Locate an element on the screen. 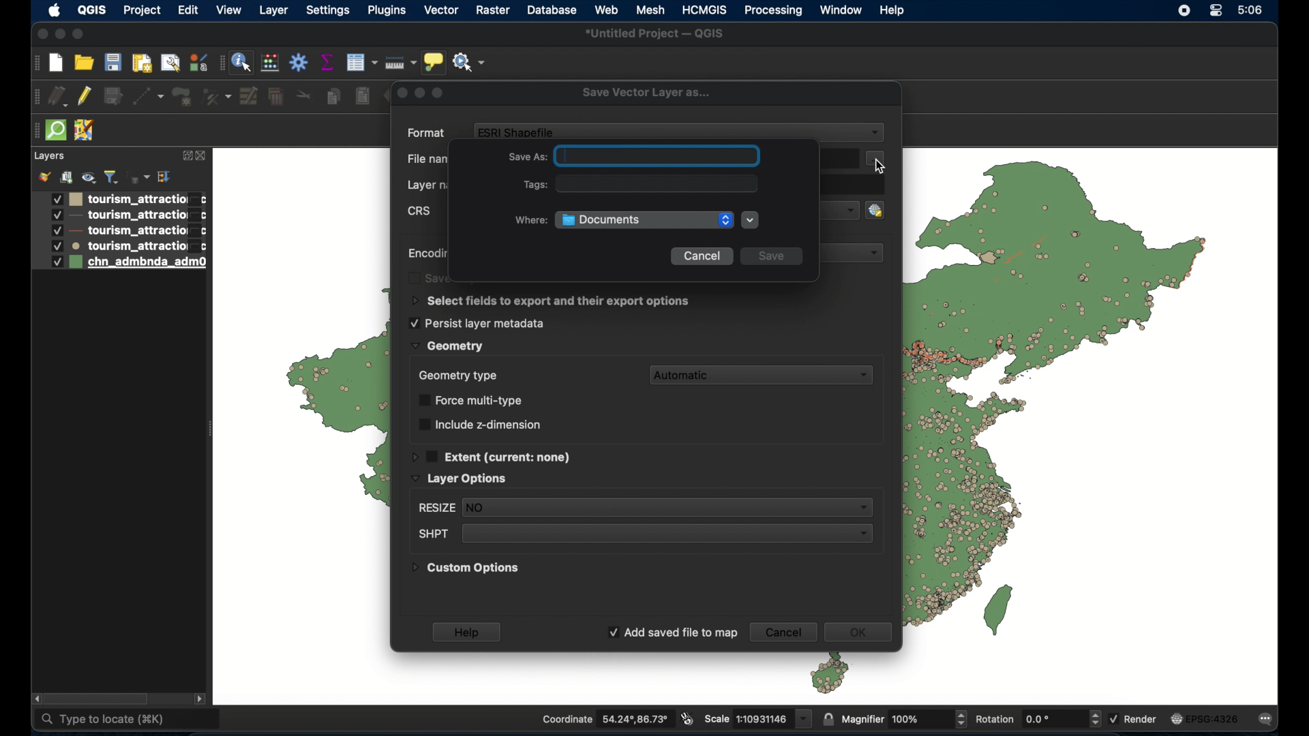  messages is located at coordinates (1268, 718).